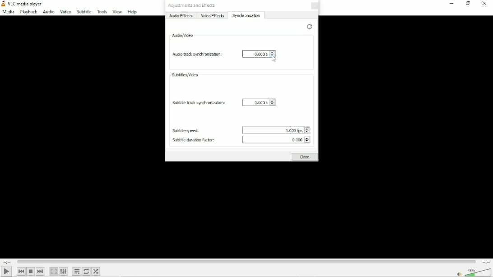  What do you see at coordinates (474, 272) in the screenshot?
I see `Volume` at bounding box center [474, 272].